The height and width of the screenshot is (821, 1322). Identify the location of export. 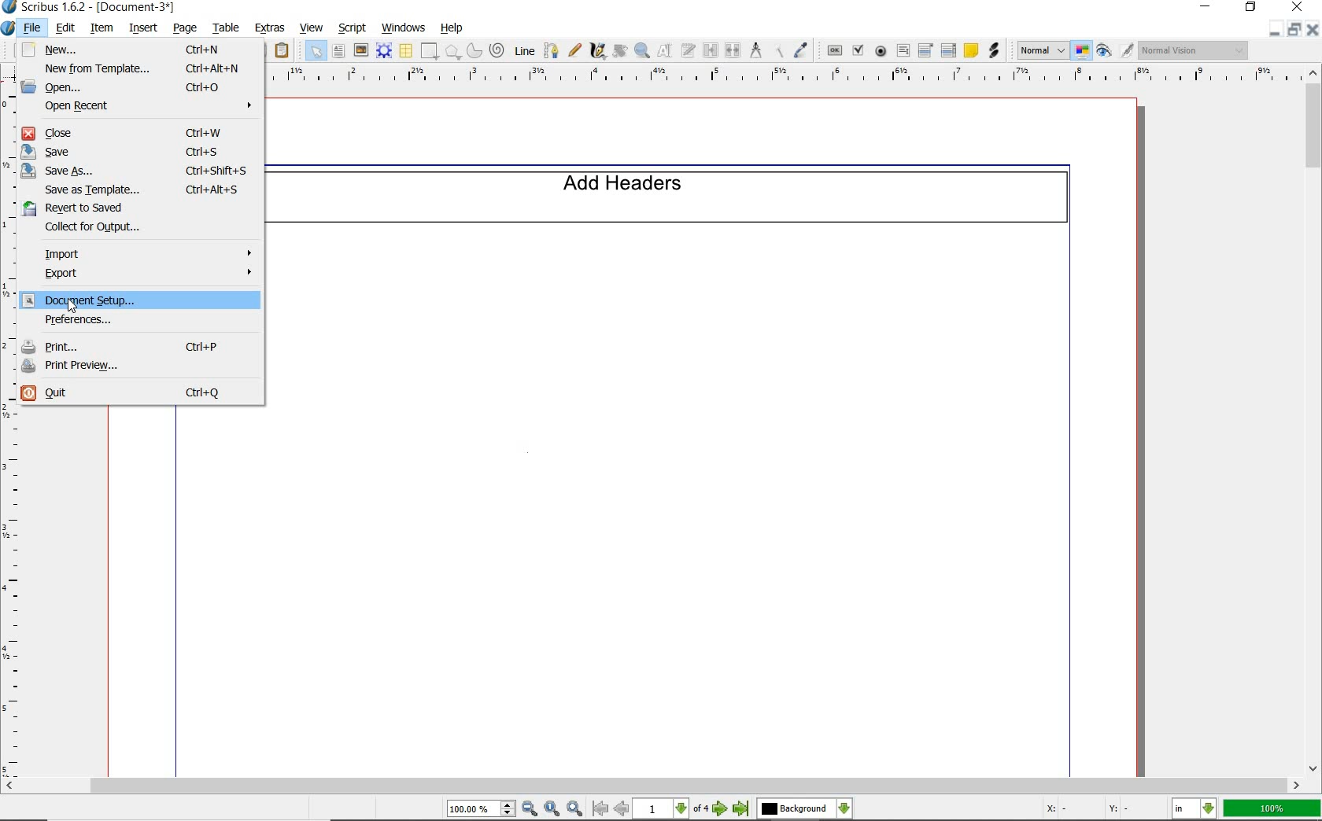
(140, 274).